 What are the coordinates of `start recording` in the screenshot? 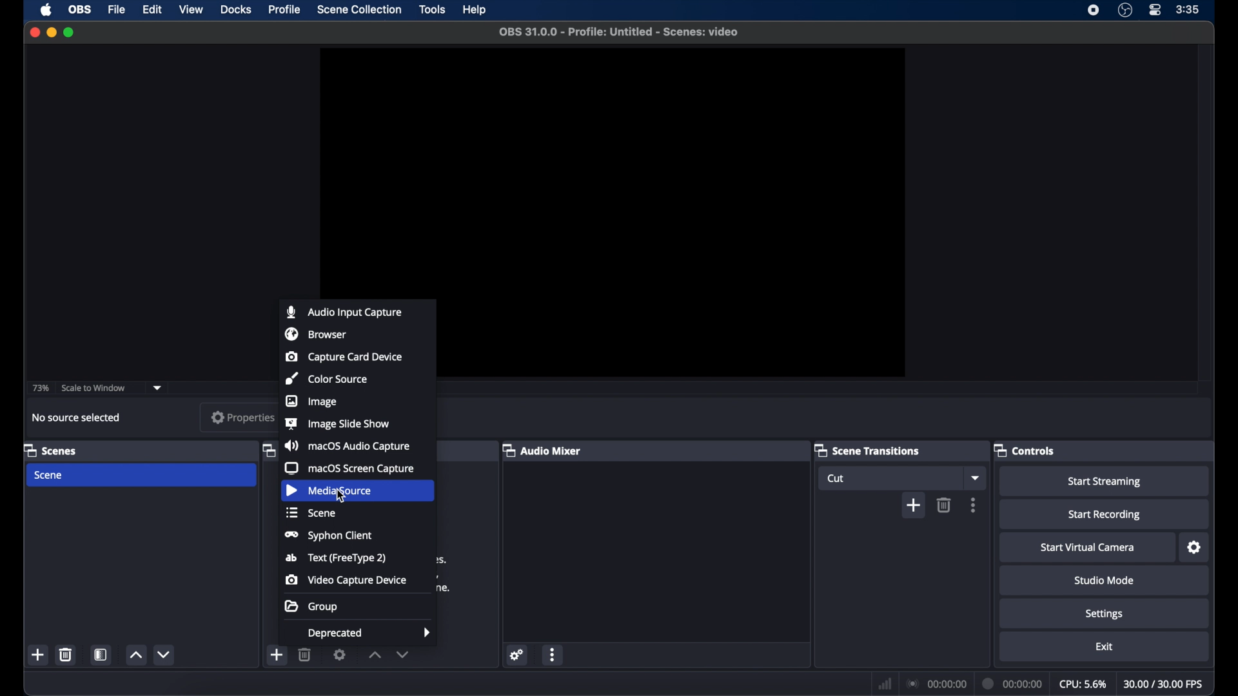 It's located at (1105, 516).